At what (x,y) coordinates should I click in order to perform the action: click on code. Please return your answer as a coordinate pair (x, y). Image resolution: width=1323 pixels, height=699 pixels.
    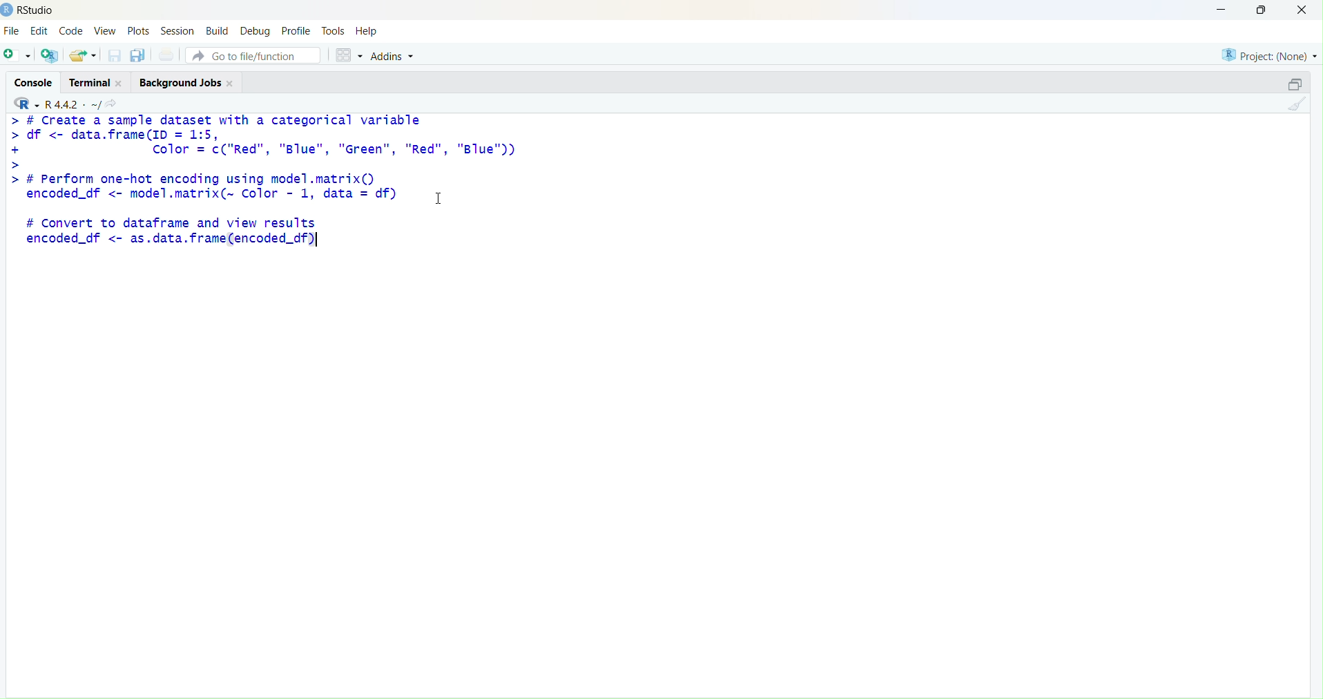
    Looking at the image, I should click on (71, 32).